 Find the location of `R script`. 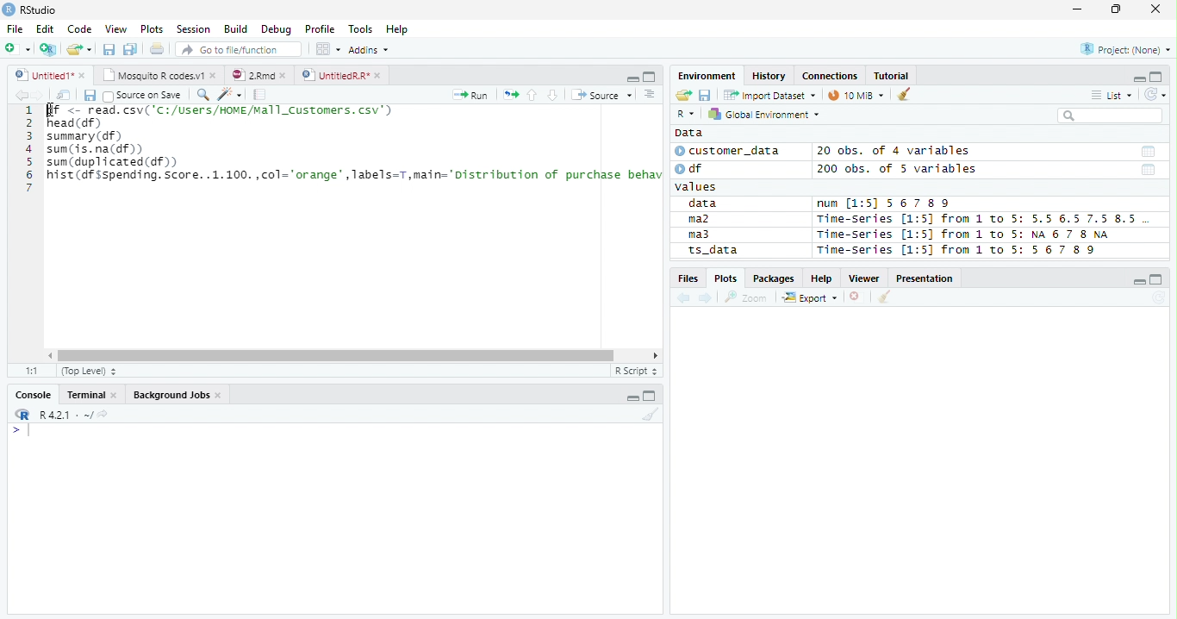

R script is located at coordinates (635, 371).